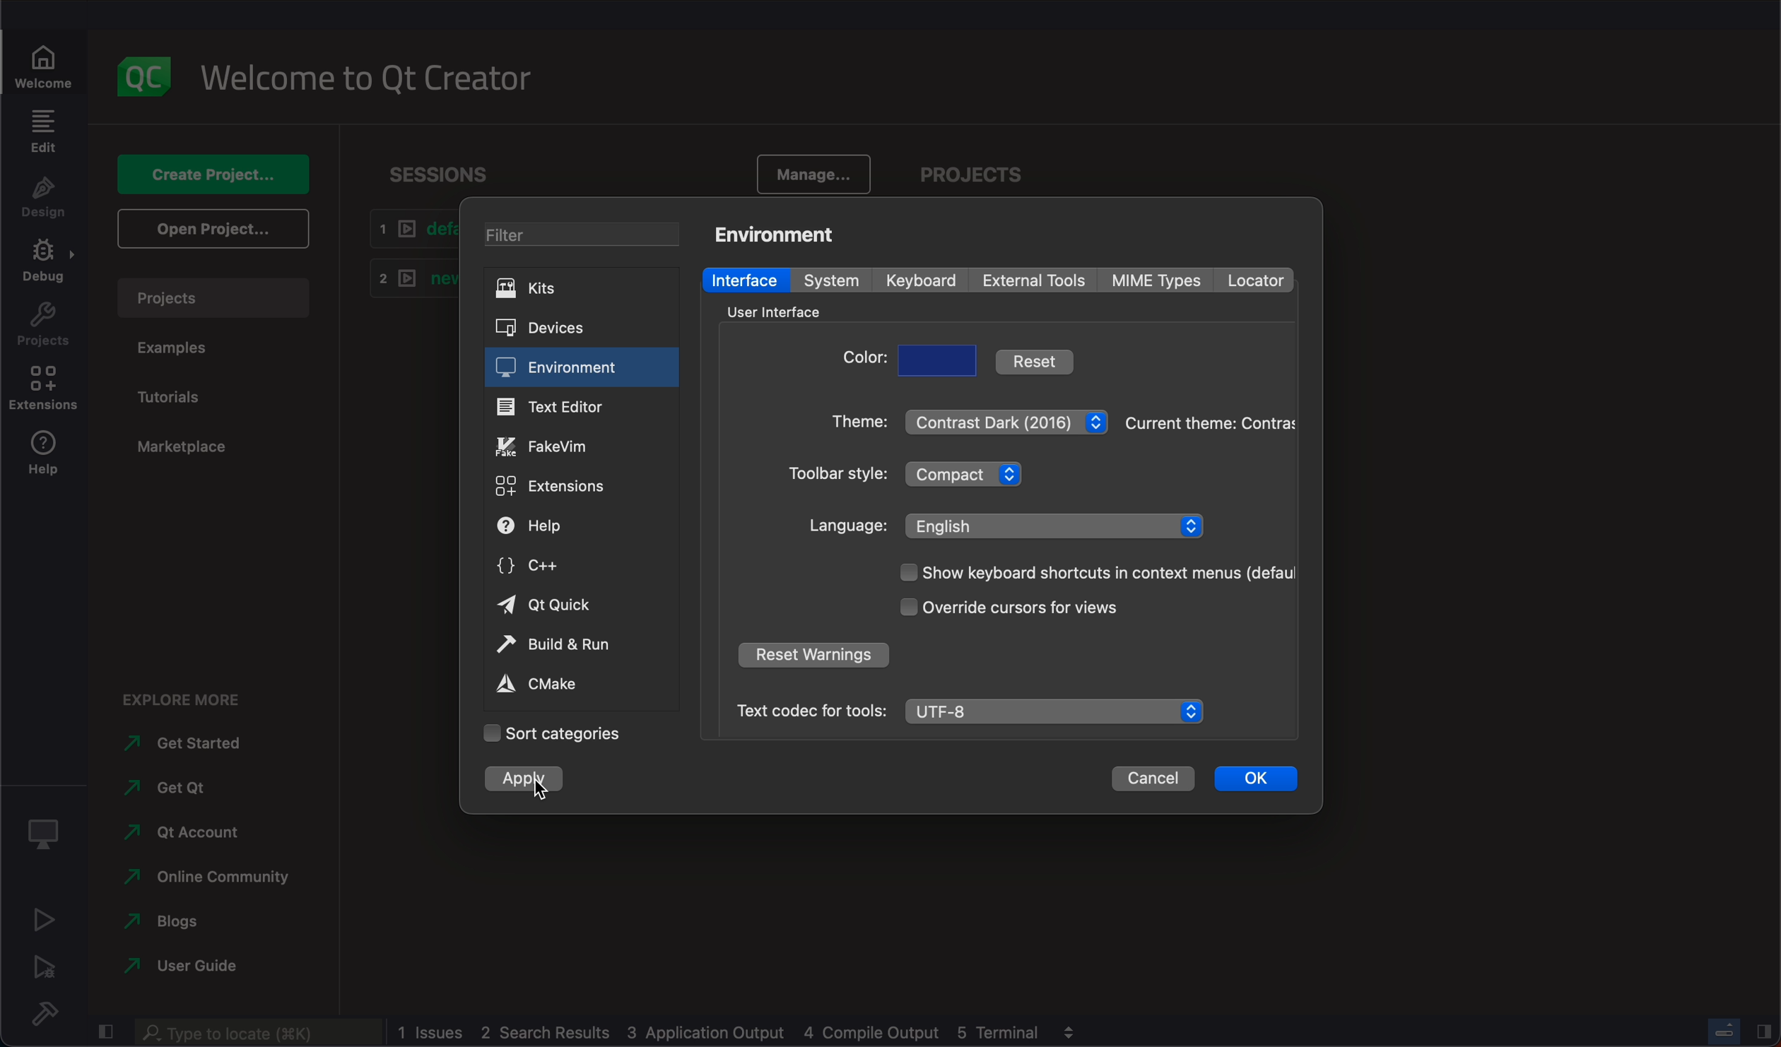 Image resolution: width=1781 pixels, height=1047 pixels. I want to click on logo, so click(141, 73).